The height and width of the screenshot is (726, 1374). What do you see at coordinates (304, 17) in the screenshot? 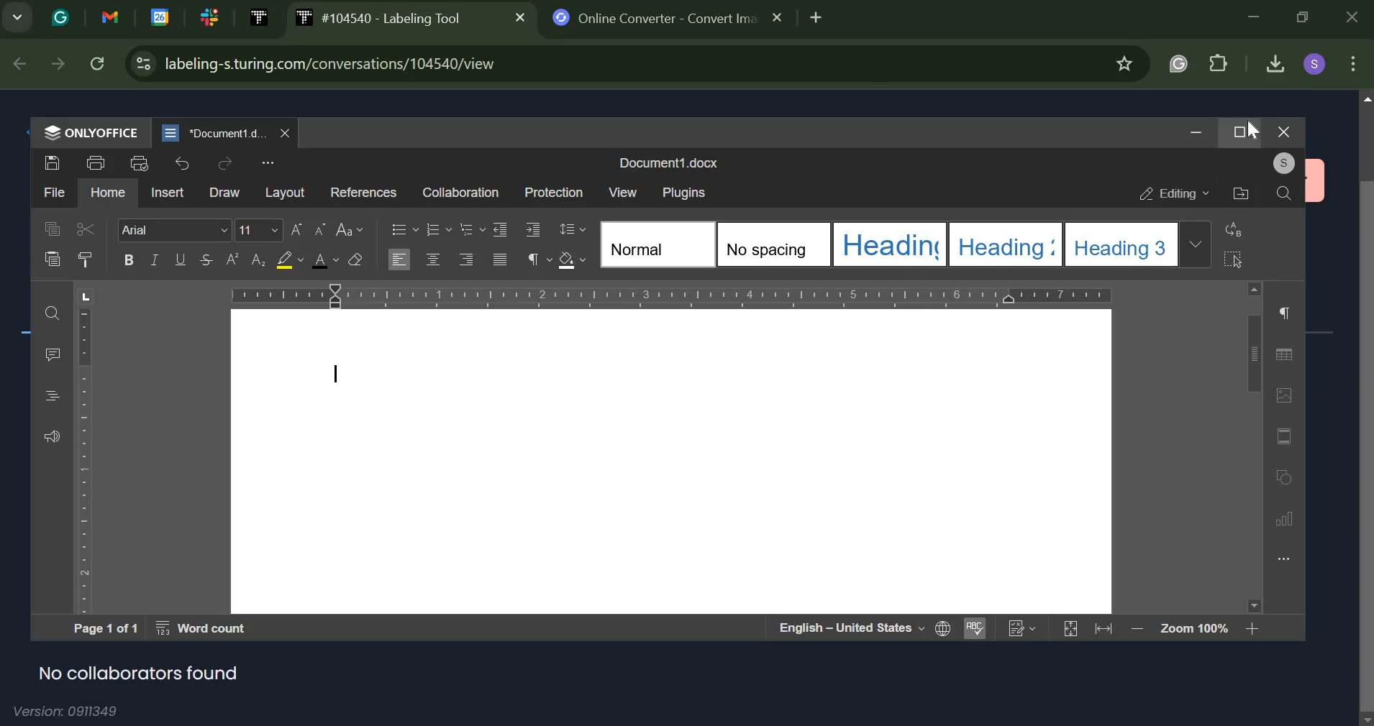
I see `logo` at bounding box center [304, 17].